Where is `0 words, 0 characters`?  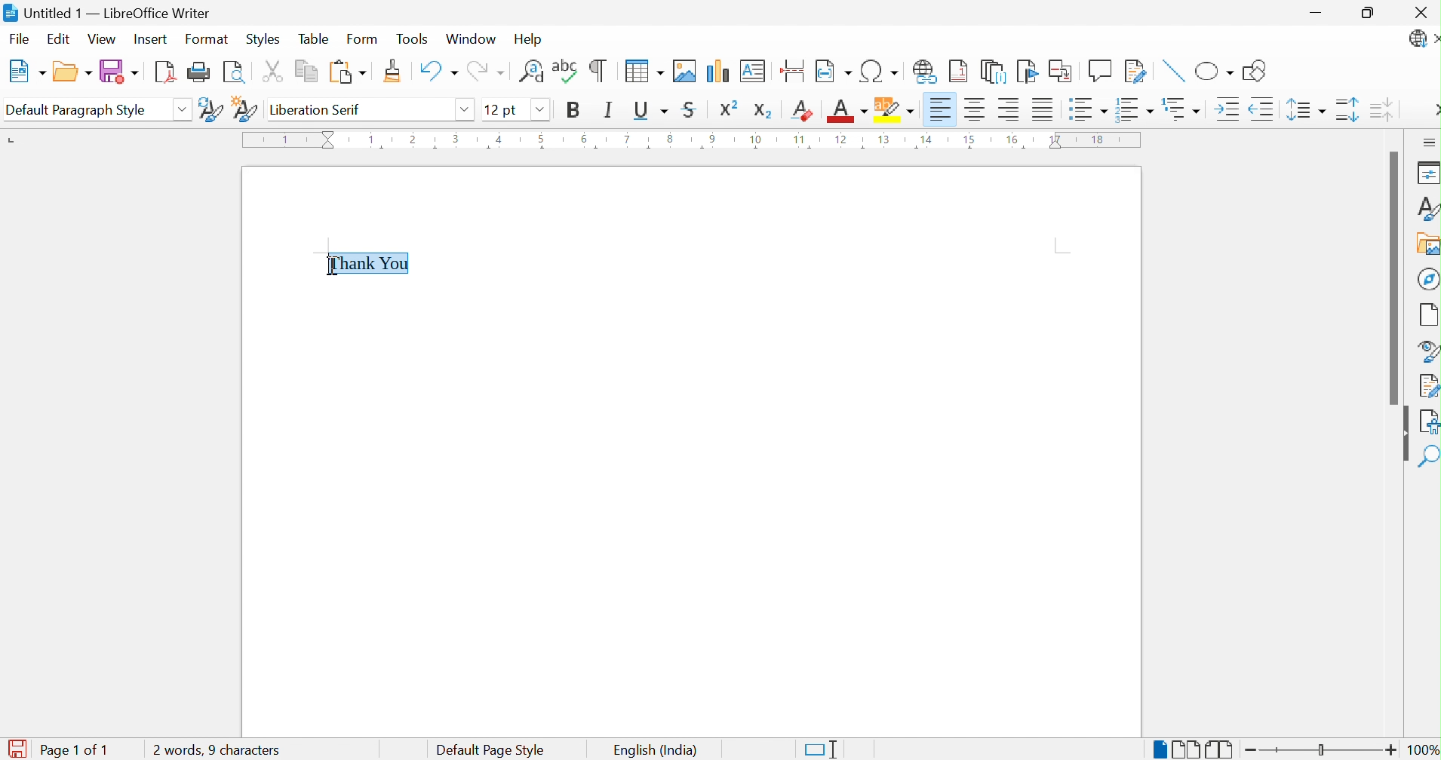 0 words, 0 characters is located at coordinates (217, 750).